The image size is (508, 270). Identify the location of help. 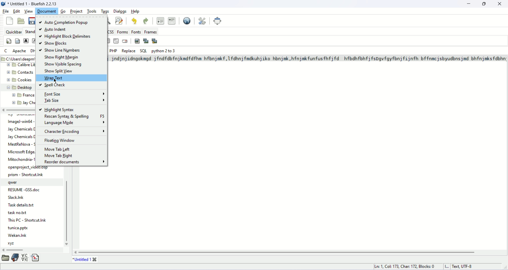
(137, 11).